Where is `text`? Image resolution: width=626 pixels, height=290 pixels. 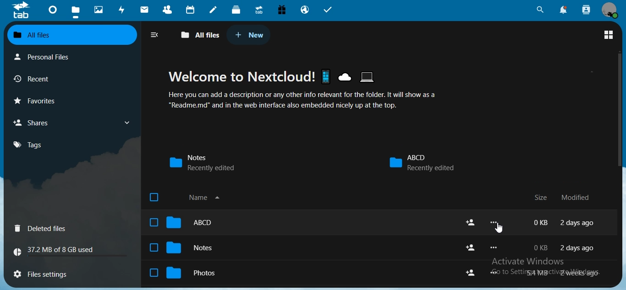 text is located at coordinates (564, 273).